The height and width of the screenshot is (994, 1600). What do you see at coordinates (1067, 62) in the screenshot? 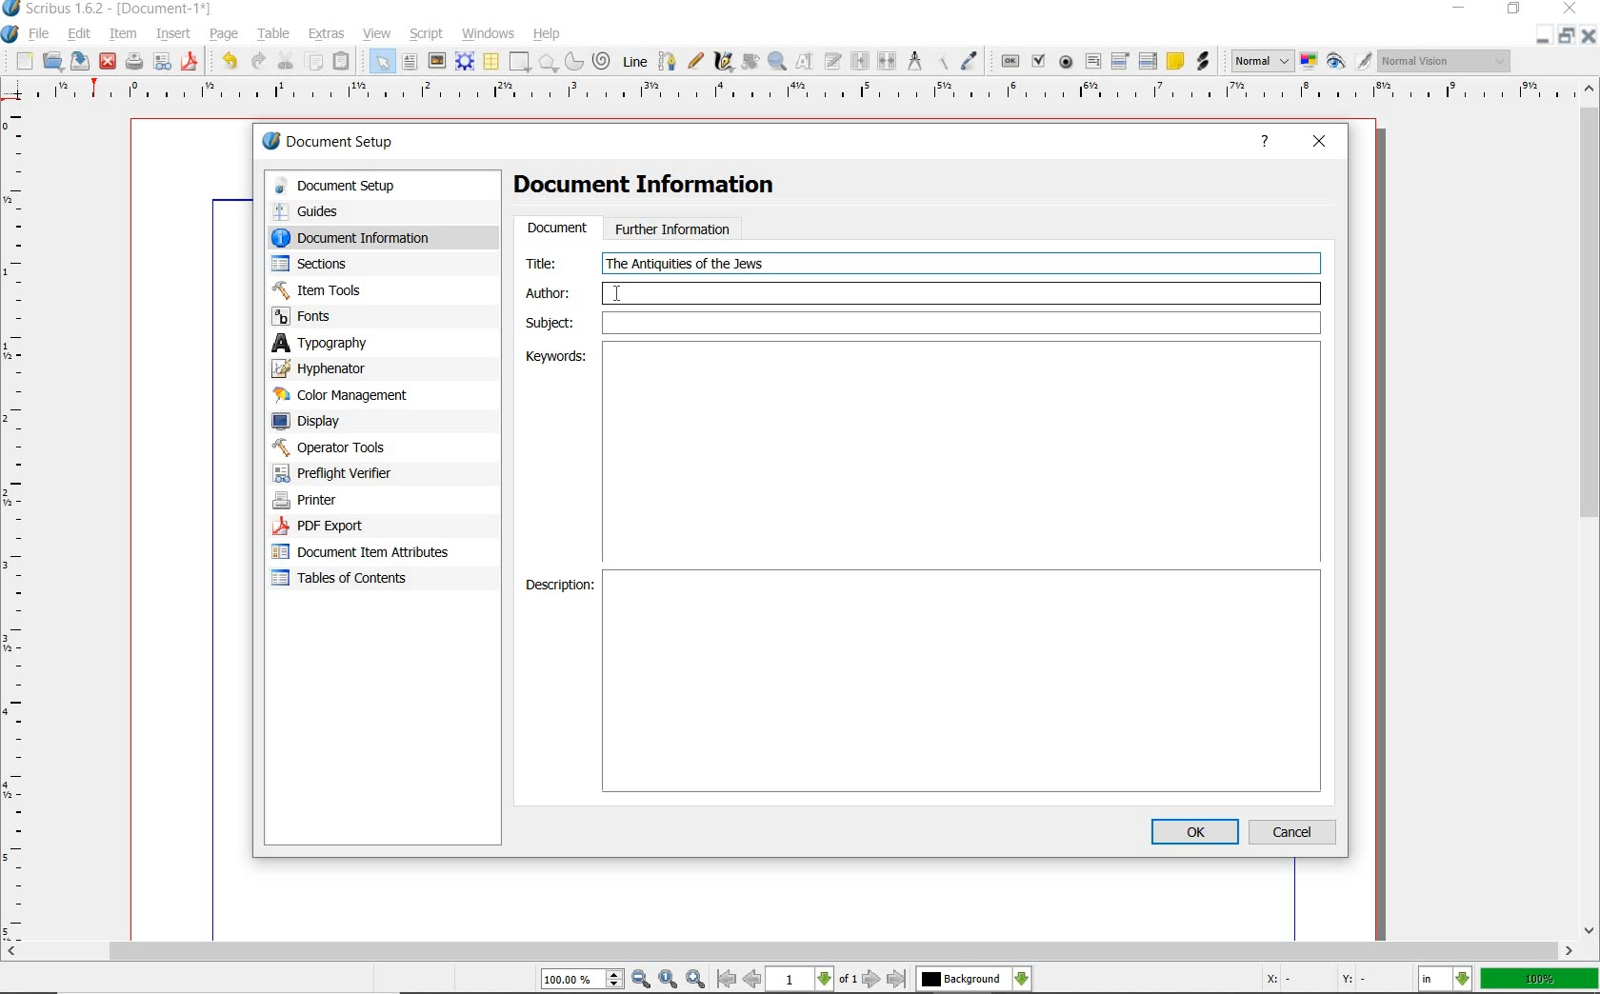
I see `pdf radio button` at bounding box center [1067, 62].